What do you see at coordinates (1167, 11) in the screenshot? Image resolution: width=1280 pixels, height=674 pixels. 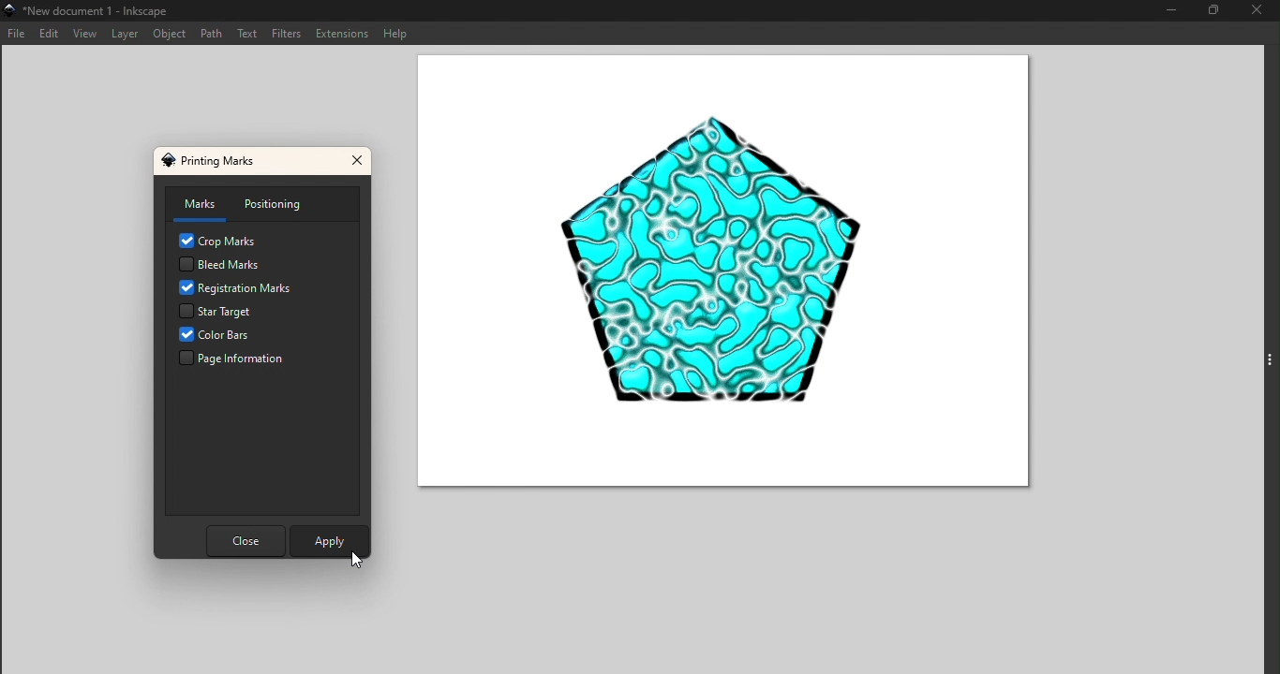 I see `Minimize` at bounding box center [1167, 11].